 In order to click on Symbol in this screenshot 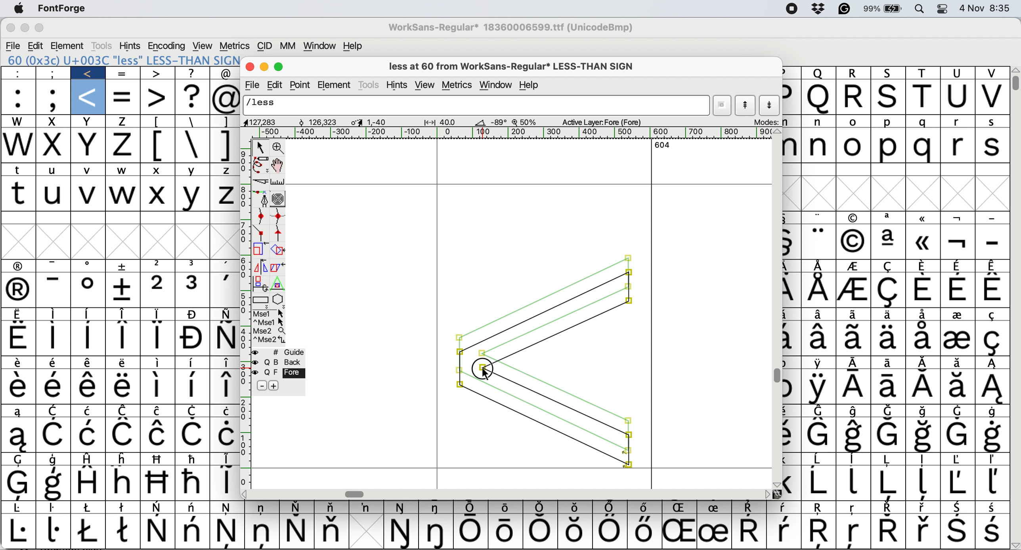, I will do `click(125, 411)`.